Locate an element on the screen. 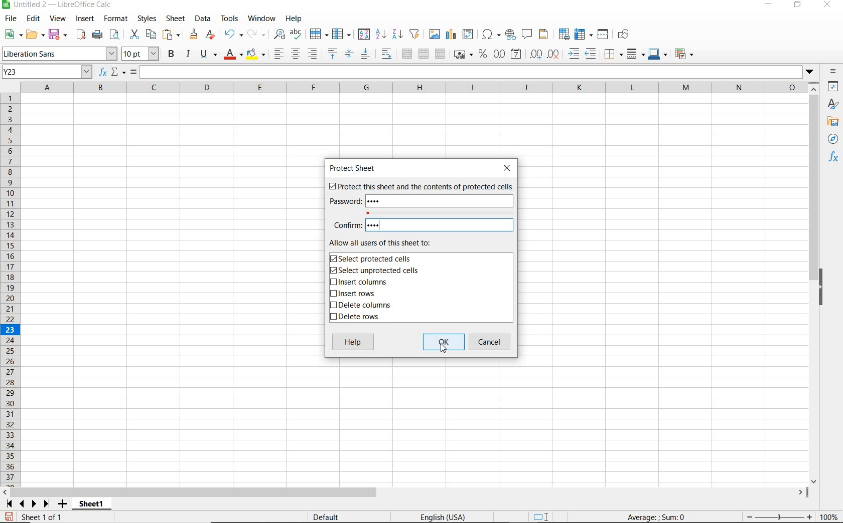  INSERT ROWS is located at coordinates (356, 294).